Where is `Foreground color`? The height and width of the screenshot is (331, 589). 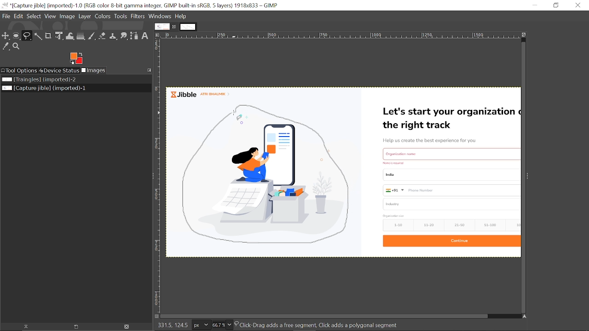
Foreground color is located at coordinates (76, 58).